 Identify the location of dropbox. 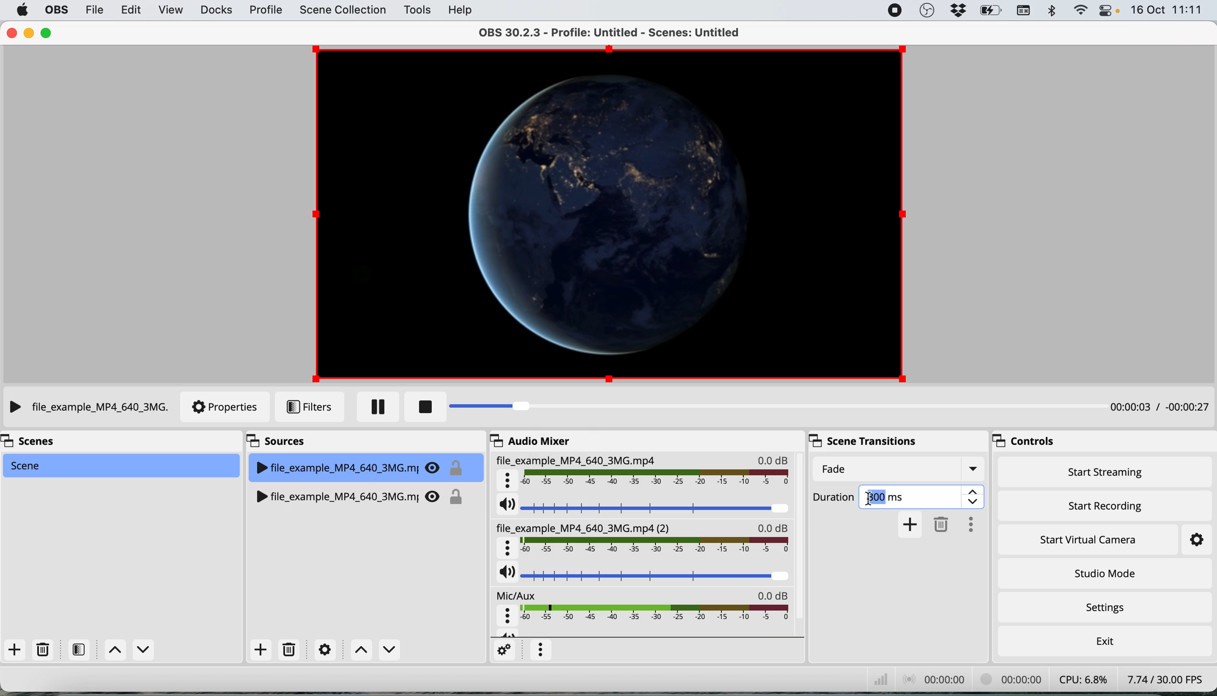
(959, 11).